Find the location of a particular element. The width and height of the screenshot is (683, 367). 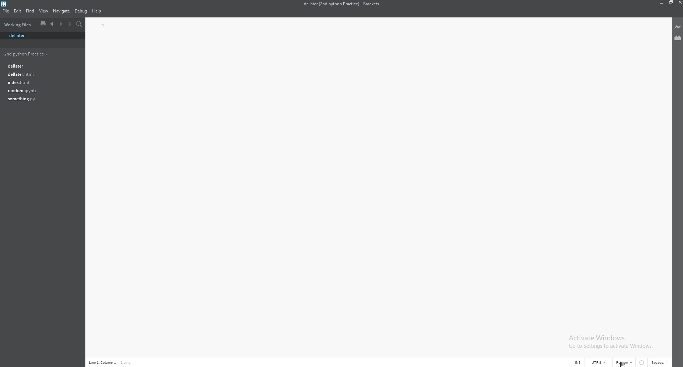

linter is located at coordinates (642, 363).